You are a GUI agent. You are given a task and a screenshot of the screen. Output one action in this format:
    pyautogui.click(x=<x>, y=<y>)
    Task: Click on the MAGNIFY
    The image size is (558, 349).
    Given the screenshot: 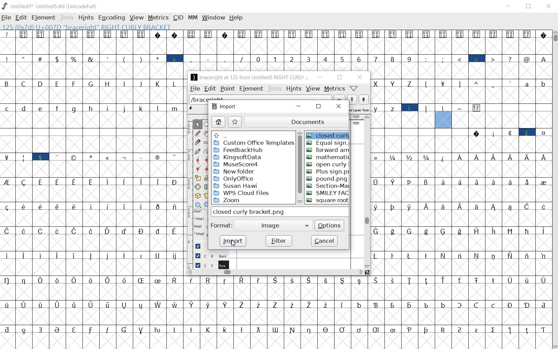 What is the action you would take?
    pyautogui.click(x=207, y=124)
    